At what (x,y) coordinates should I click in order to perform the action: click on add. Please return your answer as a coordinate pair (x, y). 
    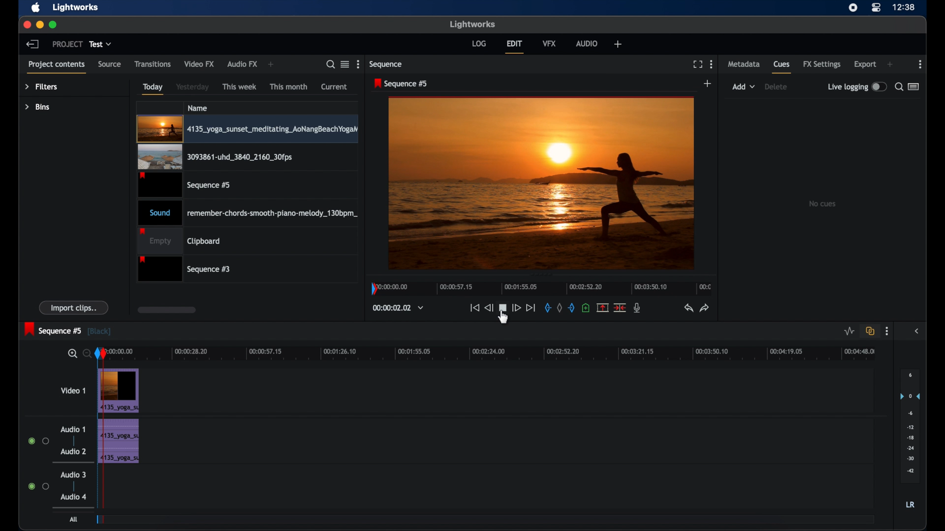
    Looking at the image, I should click on (271, 64).